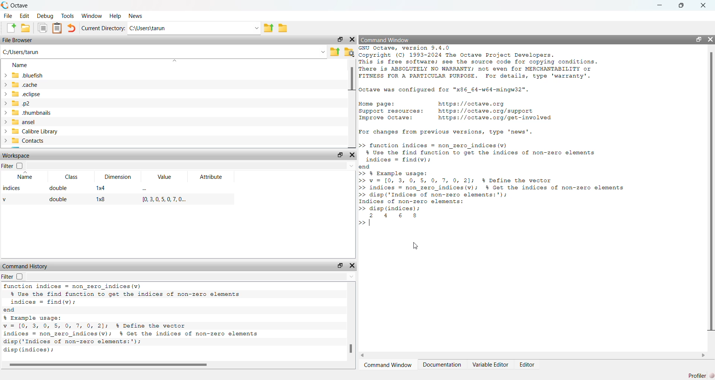  Describe the element at coordinates (367, 223) in the screenshot. I see `typing cursor` at that location.